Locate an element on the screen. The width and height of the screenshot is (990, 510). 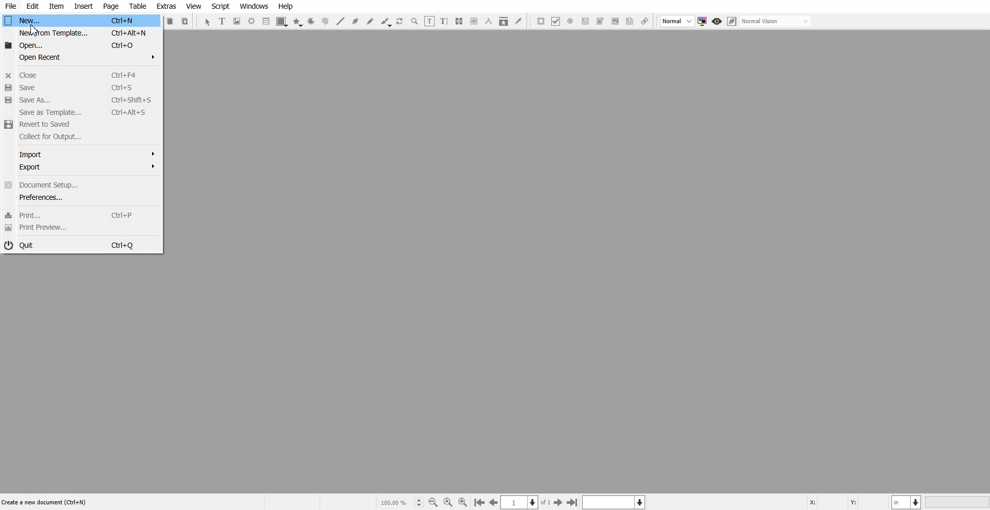
Line is located at coordinates (340, 21).